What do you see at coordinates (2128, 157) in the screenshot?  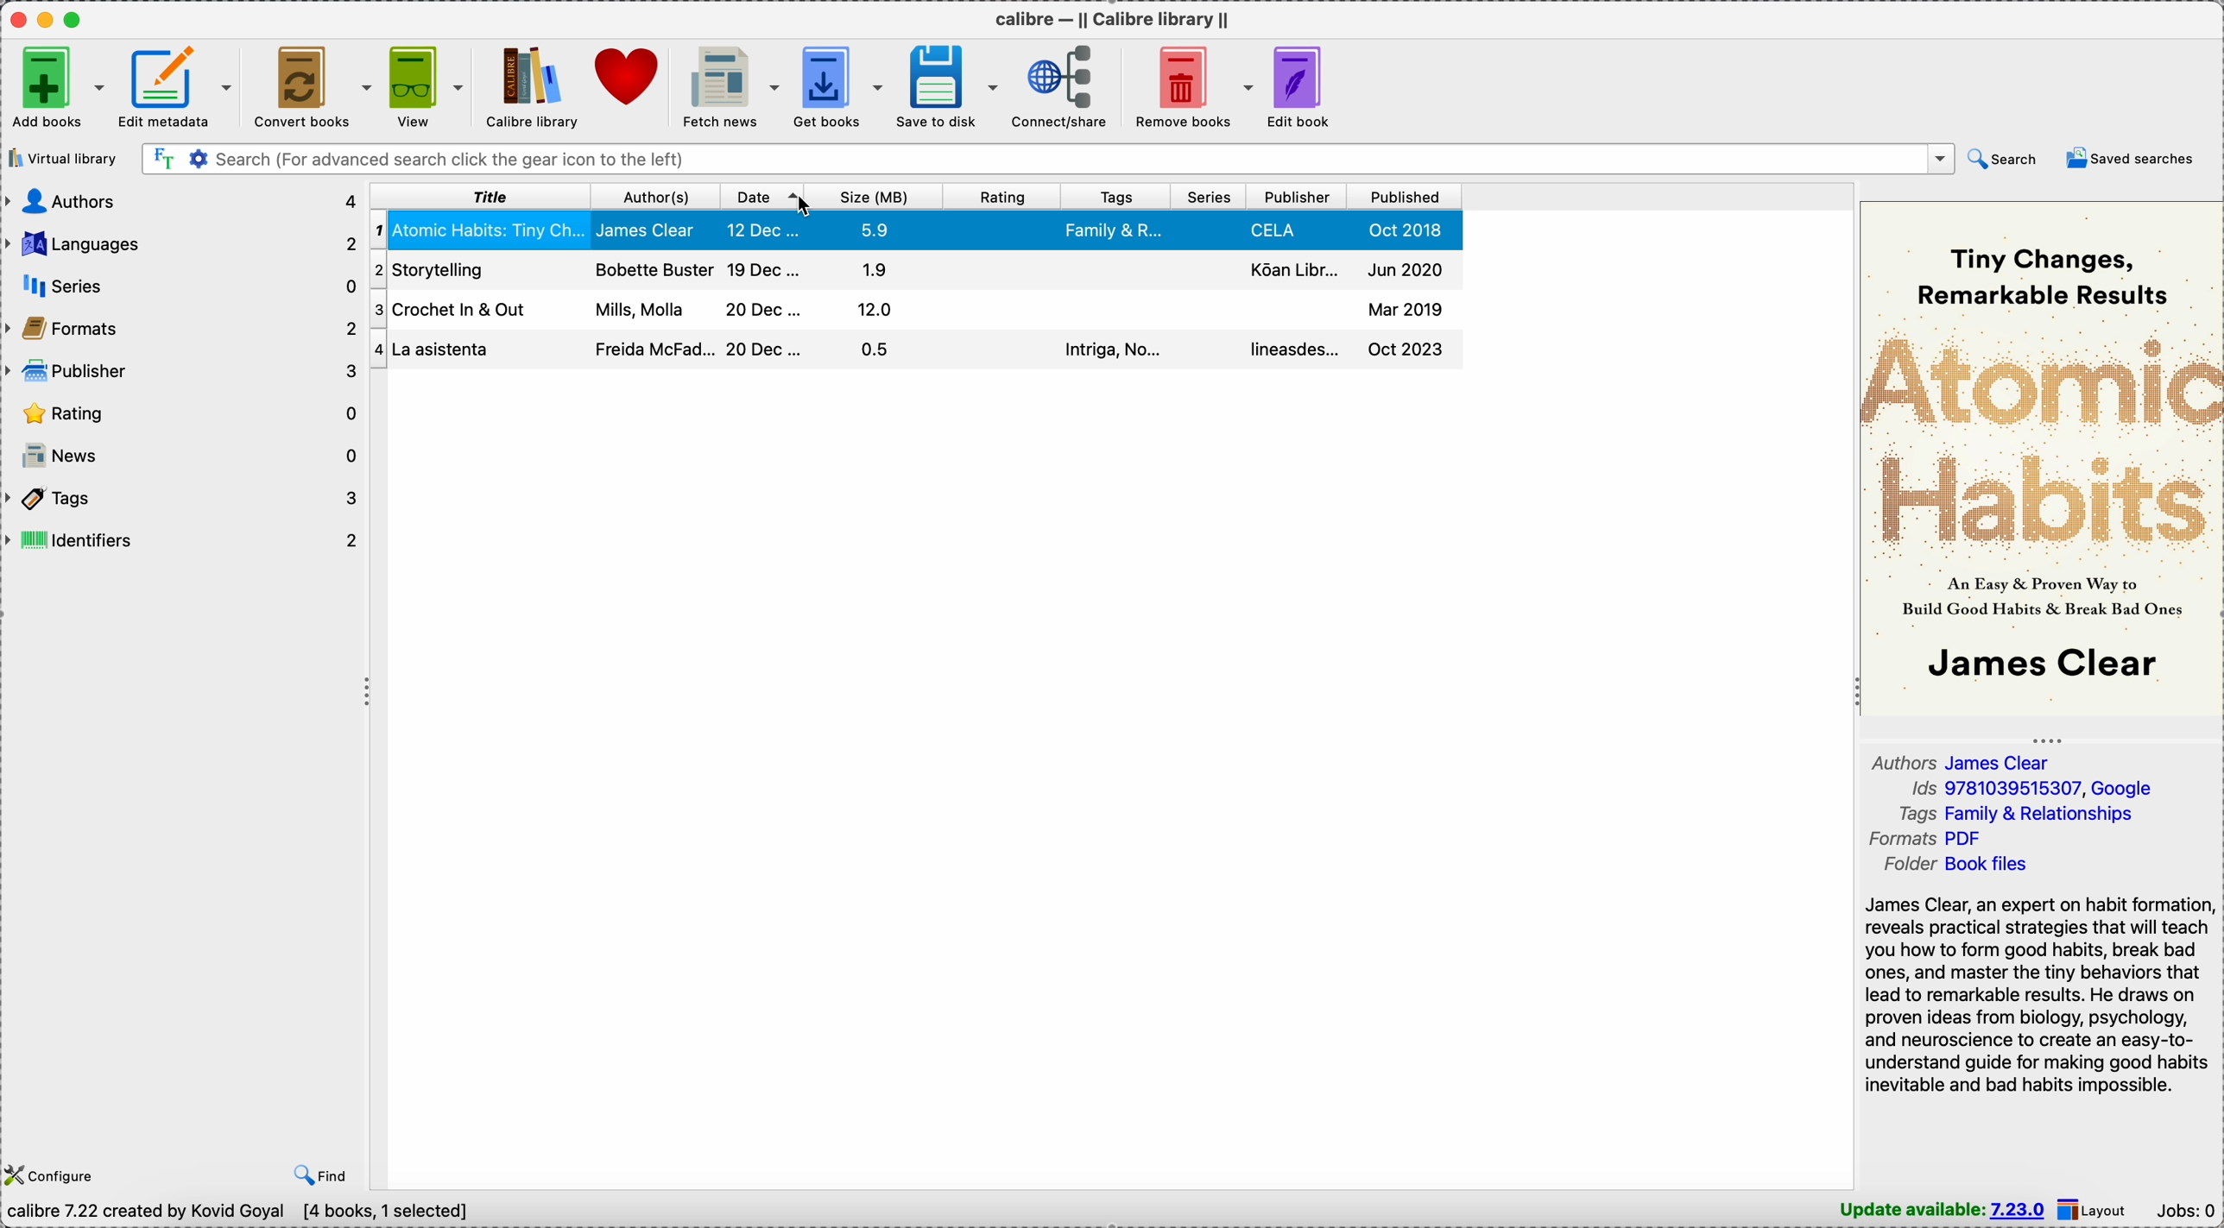 I see `saved searches` at bounding box center [2128, 157].